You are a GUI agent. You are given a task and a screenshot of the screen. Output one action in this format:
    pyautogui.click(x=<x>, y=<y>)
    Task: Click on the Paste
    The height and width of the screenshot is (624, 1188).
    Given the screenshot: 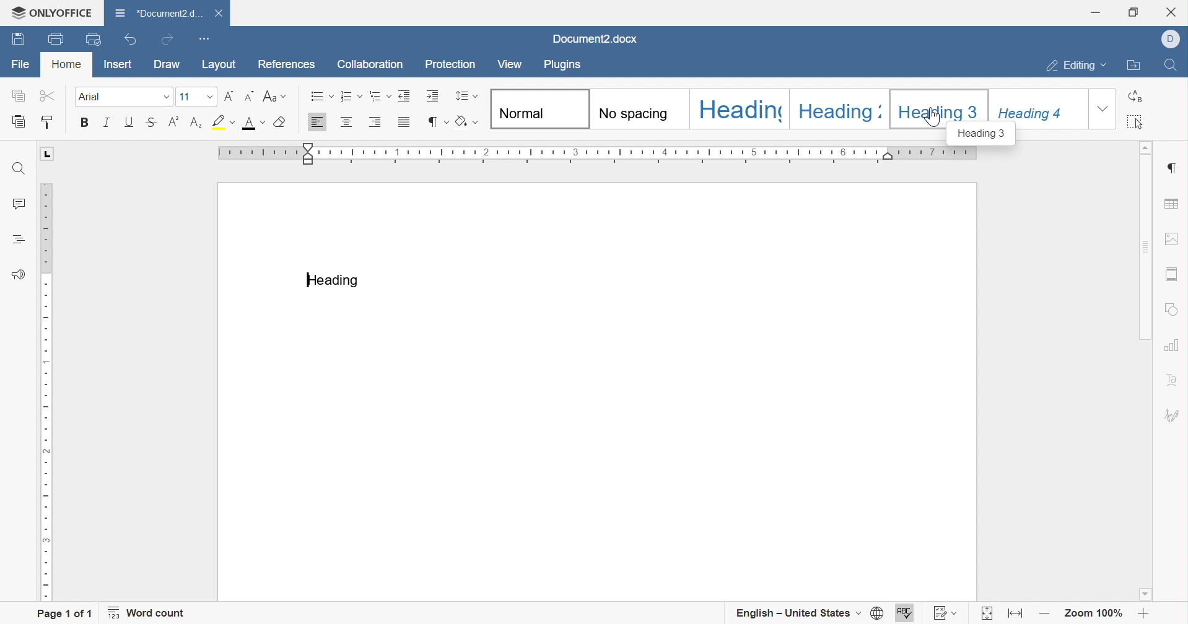 What is the action you would take?
    pyautogui.click(x=16, y=122)
    